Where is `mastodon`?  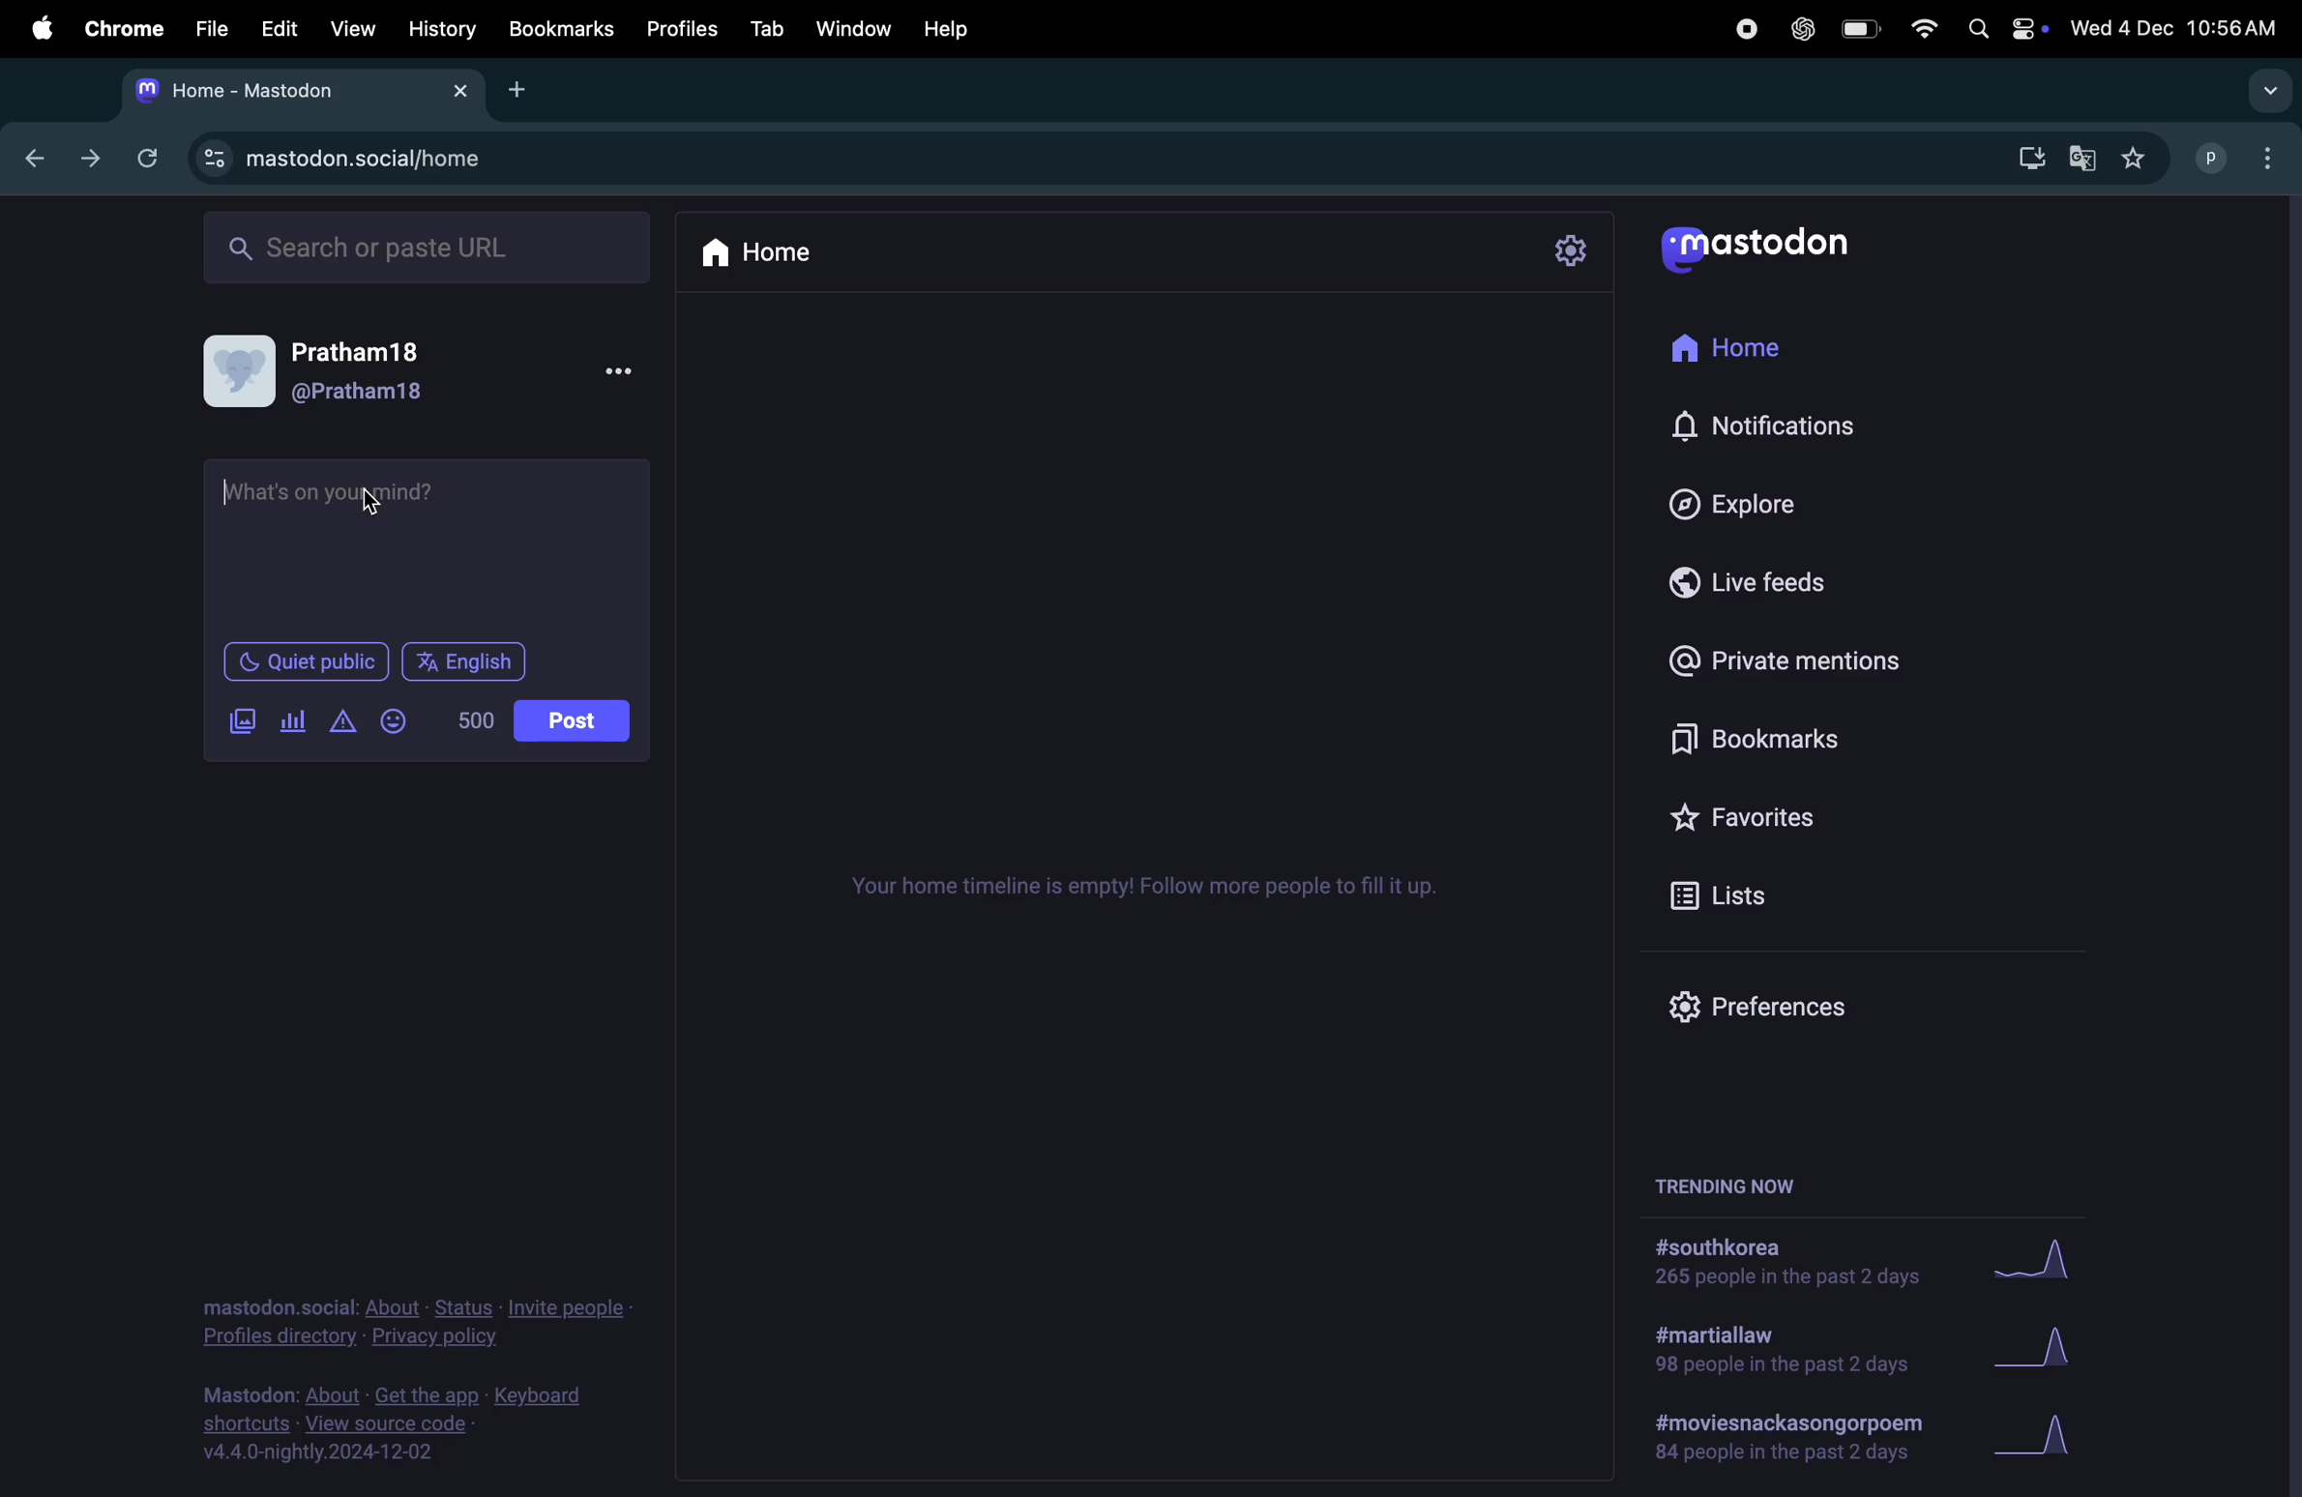 mastodon is located at coordinates (1757, 247).